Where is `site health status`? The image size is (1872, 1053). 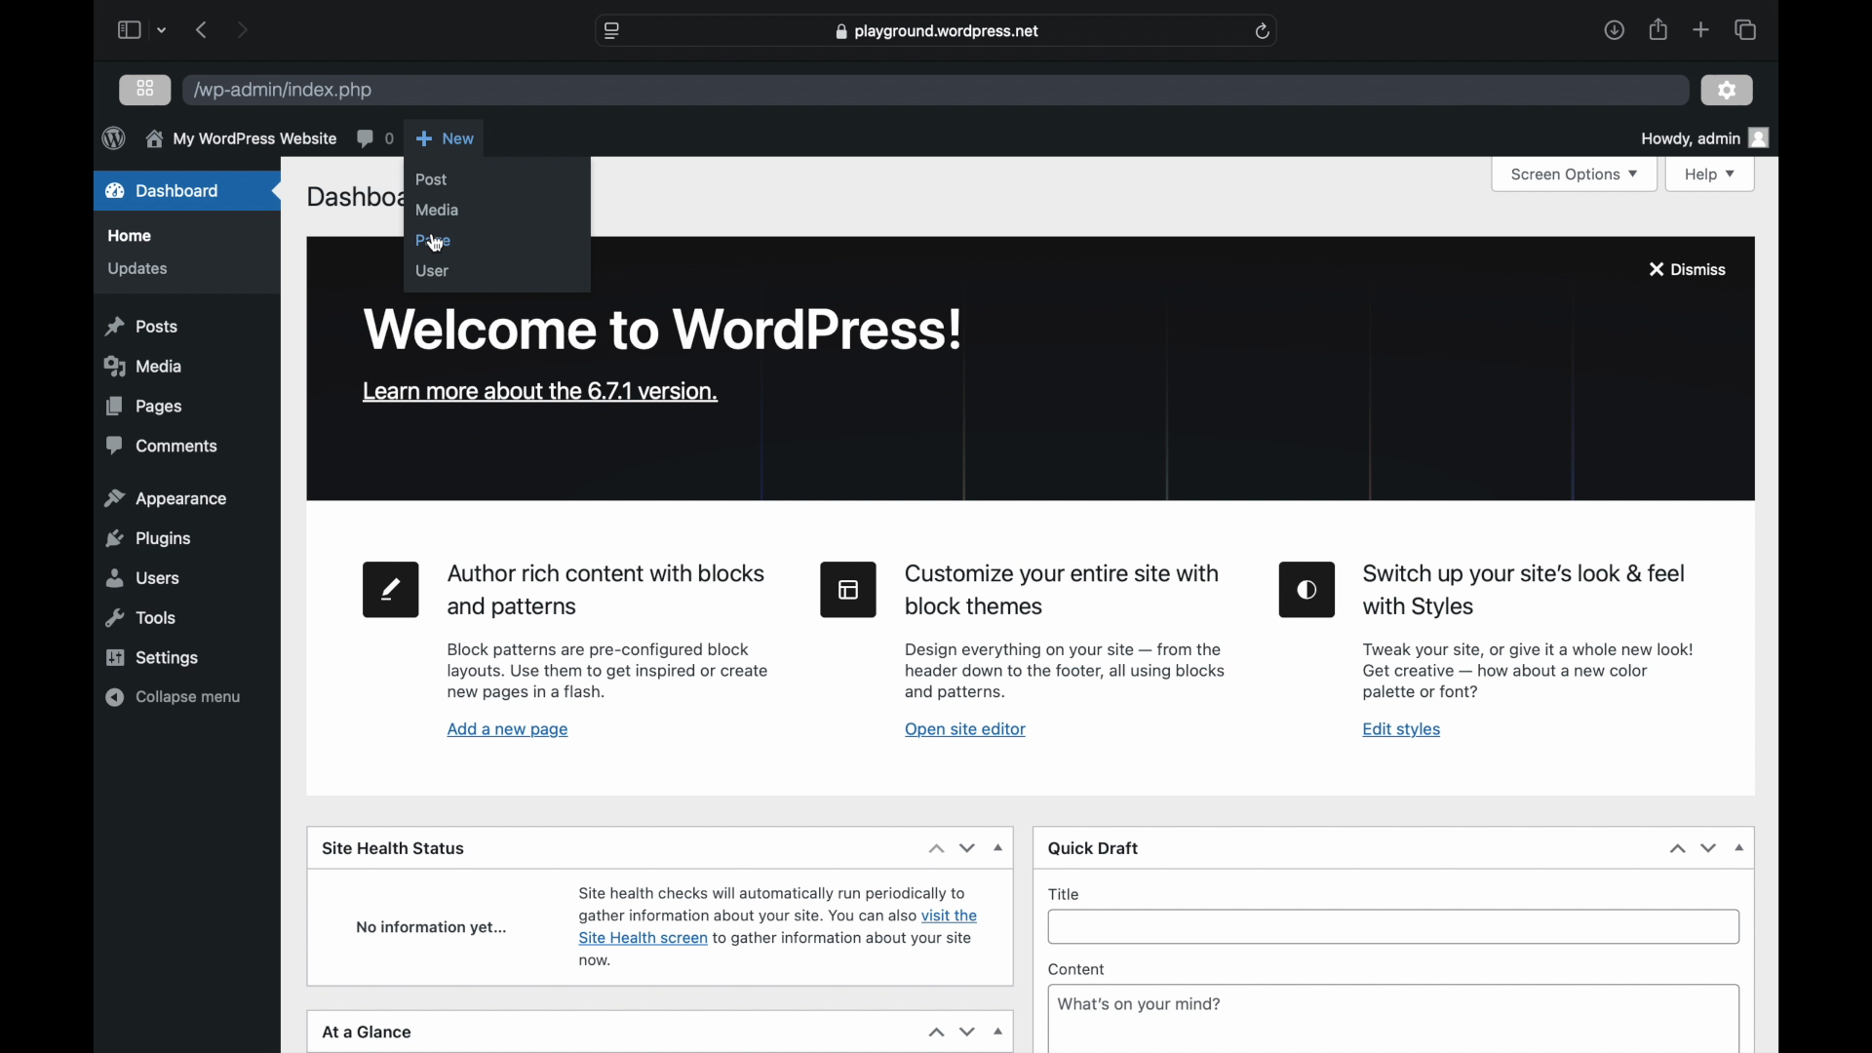 site health status is located at coordinates (395, 848).